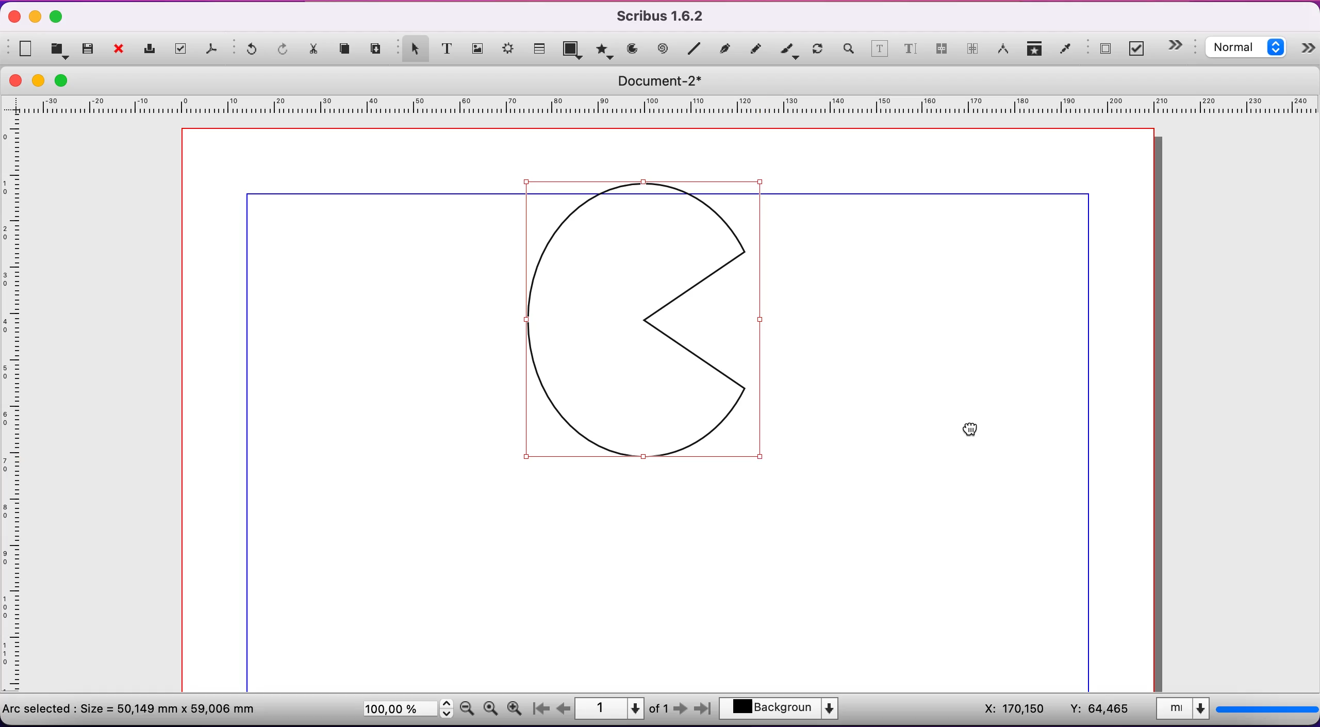 The image size is (1320, 727). Describe the element at coordinates (412, 47) in the screenshot. I see `select item` at that location.